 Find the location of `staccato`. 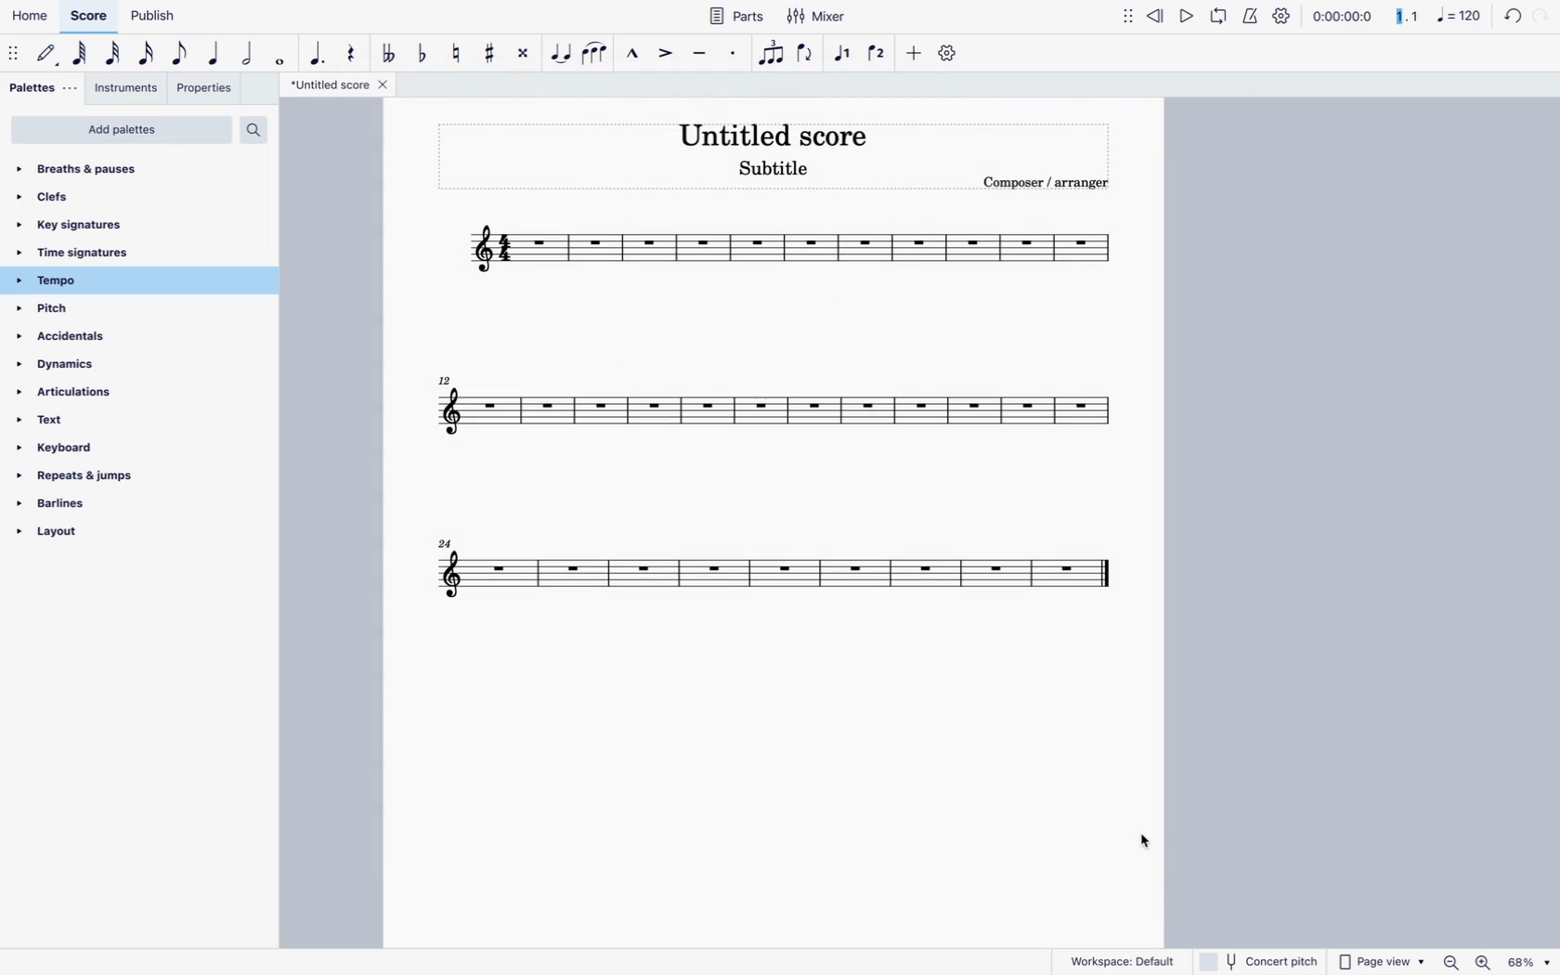

staccato is located at coordinates (735, 56).